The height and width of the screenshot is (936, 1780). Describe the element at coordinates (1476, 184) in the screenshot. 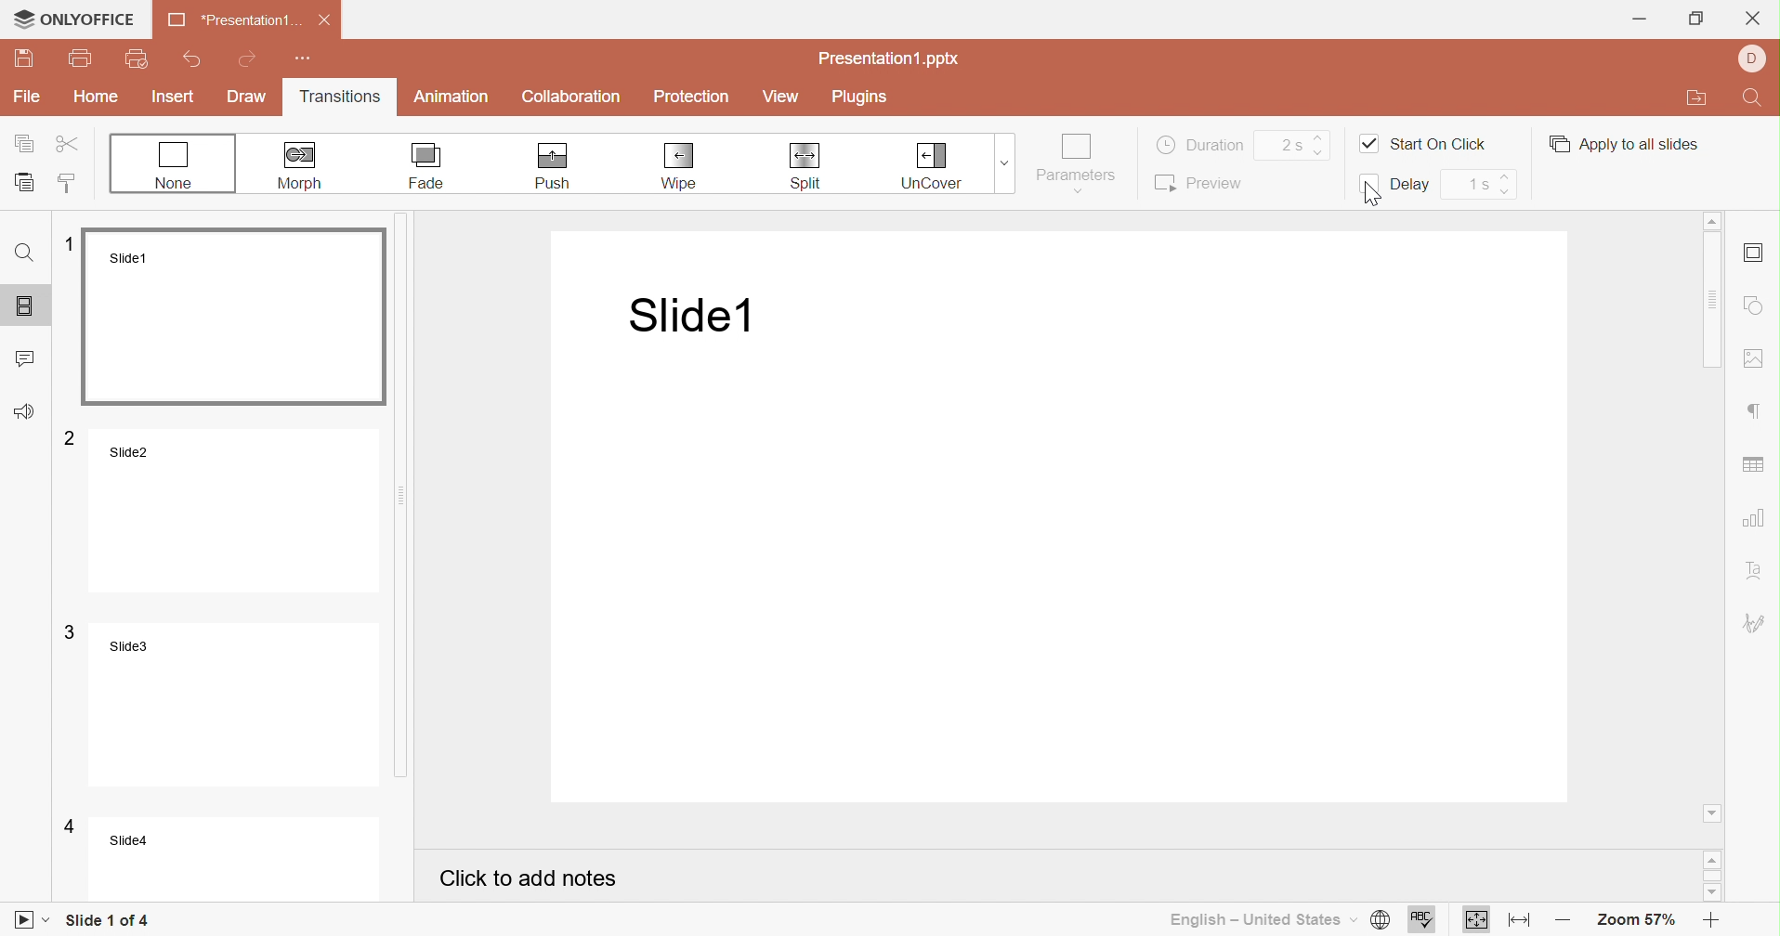

I see `1s` at that location.